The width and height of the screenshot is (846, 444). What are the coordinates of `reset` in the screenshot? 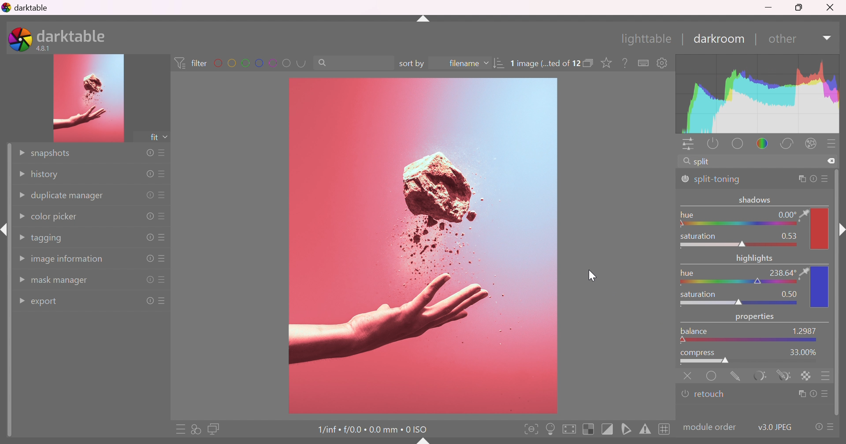 It's located at (148, 237).